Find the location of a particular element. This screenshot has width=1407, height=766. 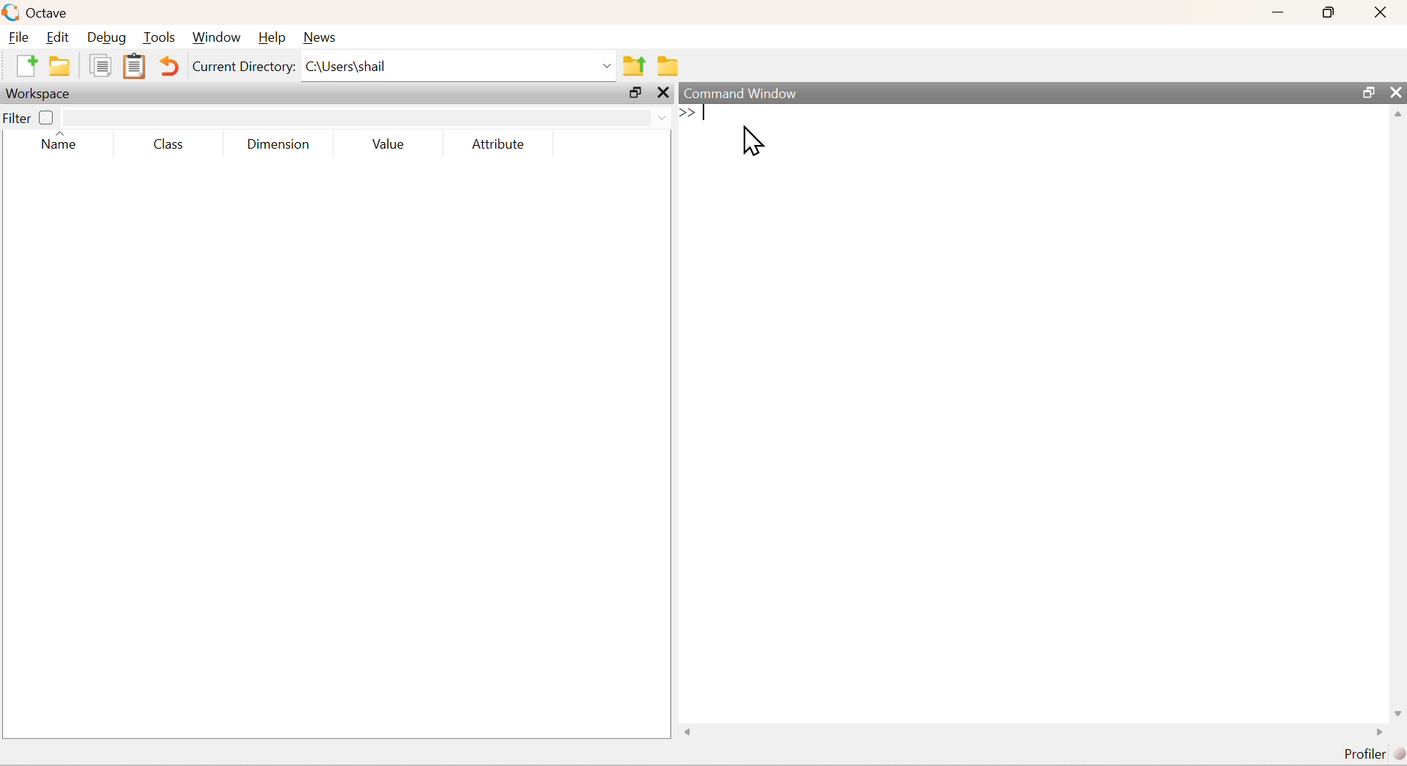

Workspace is located at coordinates (40, 93).